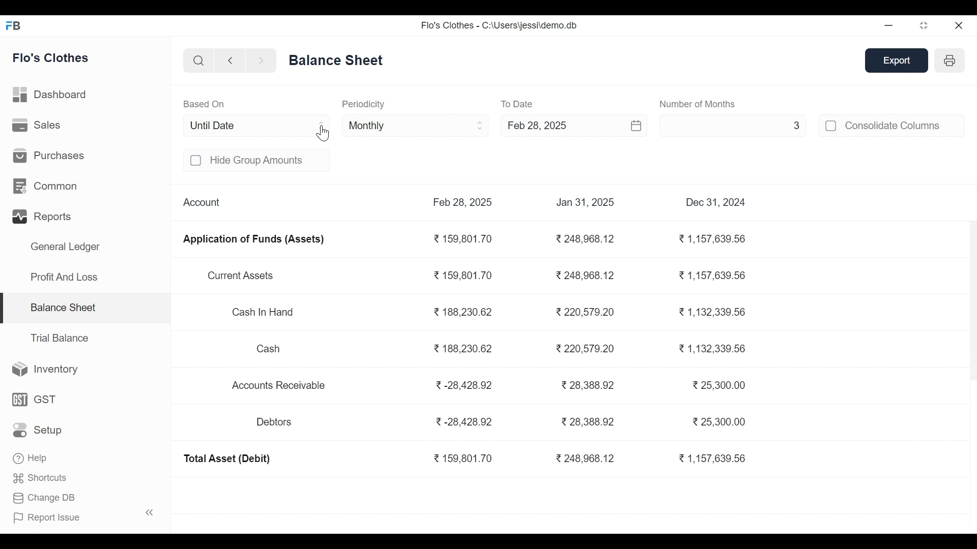  What do you see at coordinates (46, 370) in the screenshot?
I see `inventory` at bounding box center [46, 370].